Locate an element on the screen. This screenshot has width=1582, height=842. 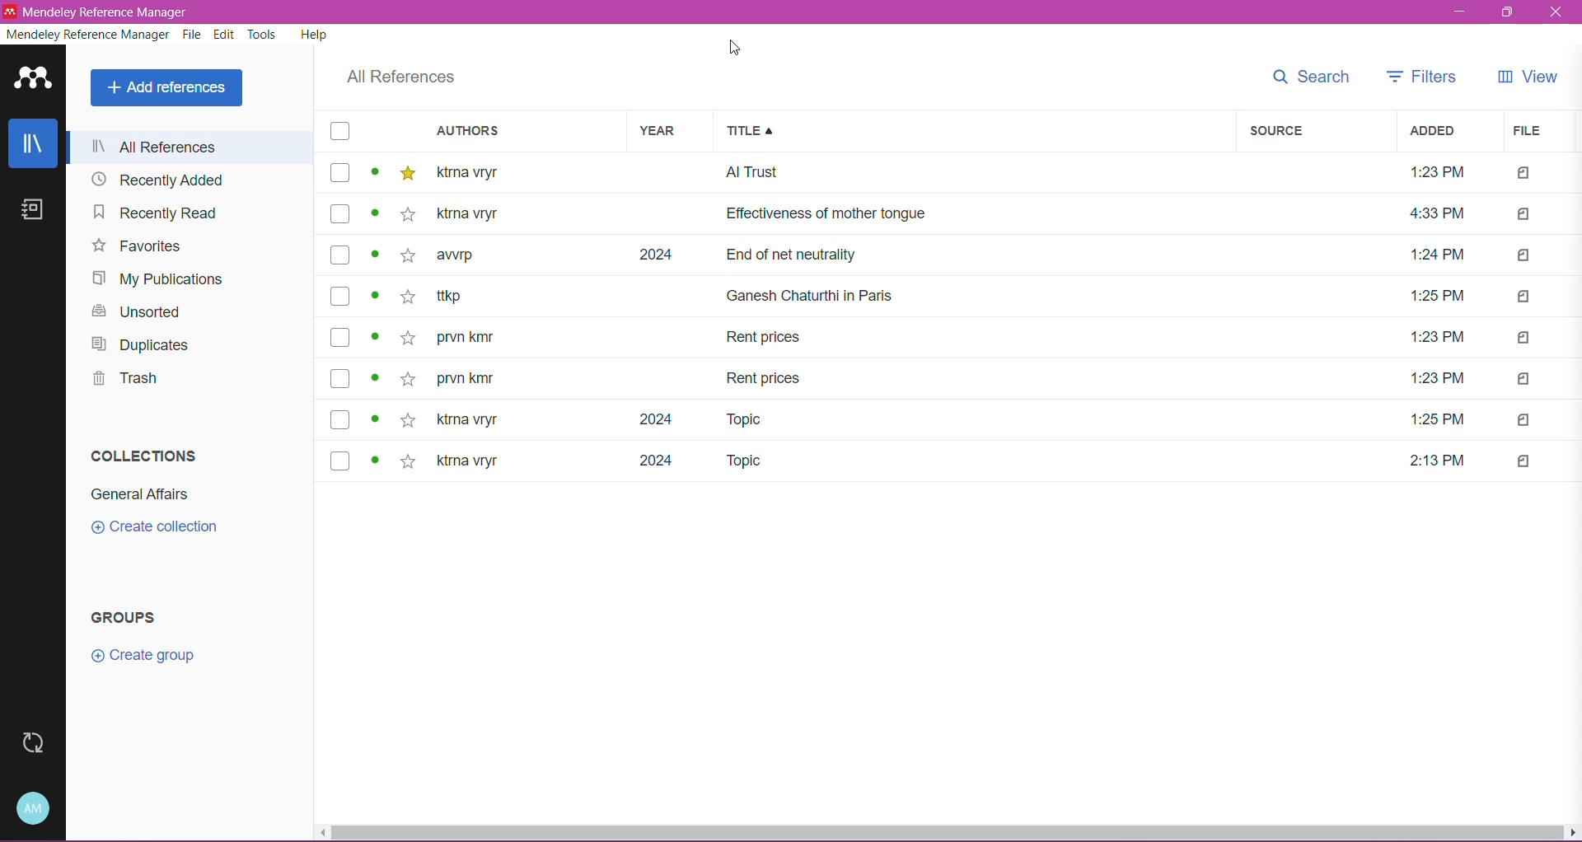
Application Logo is located at coordinates (38, 79).